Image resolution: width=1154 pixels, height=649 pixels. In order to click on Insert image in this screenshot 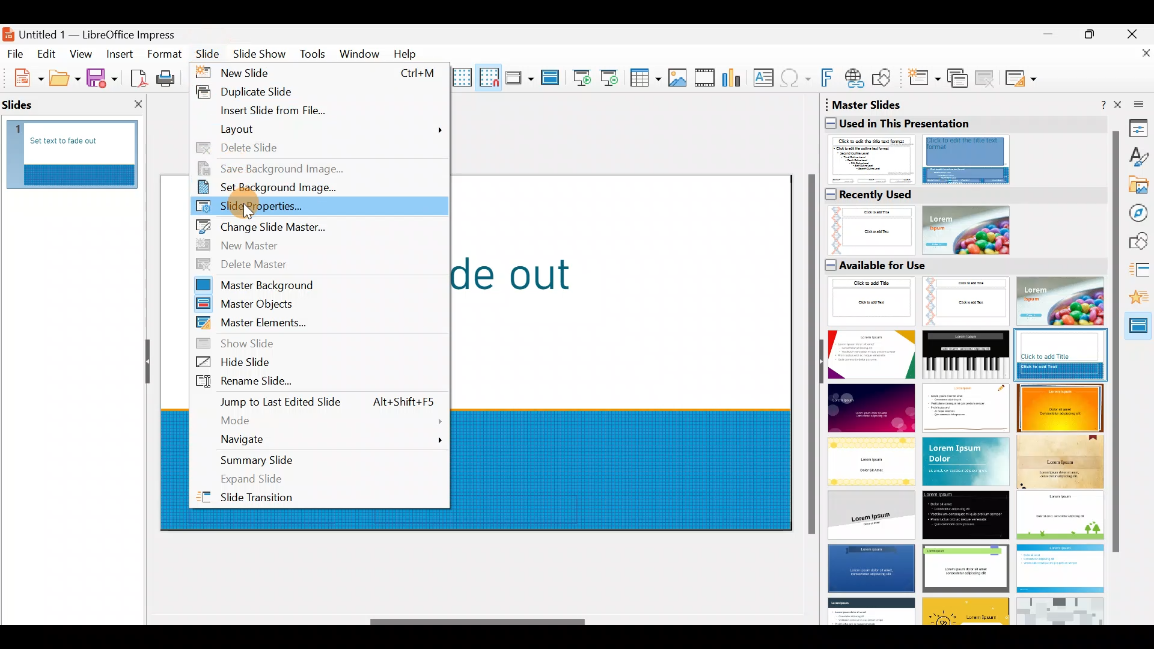, I will do `click(680, 78)`.